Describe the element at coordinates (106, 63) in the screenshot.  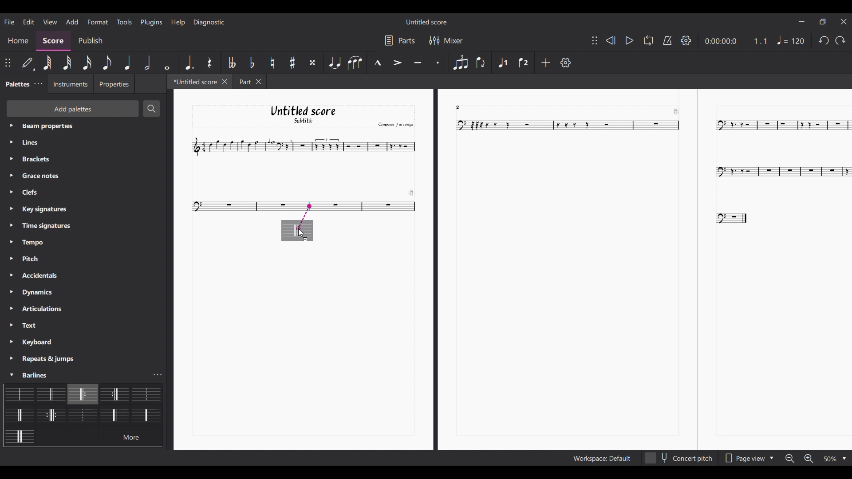
I see `8th note` at that location.